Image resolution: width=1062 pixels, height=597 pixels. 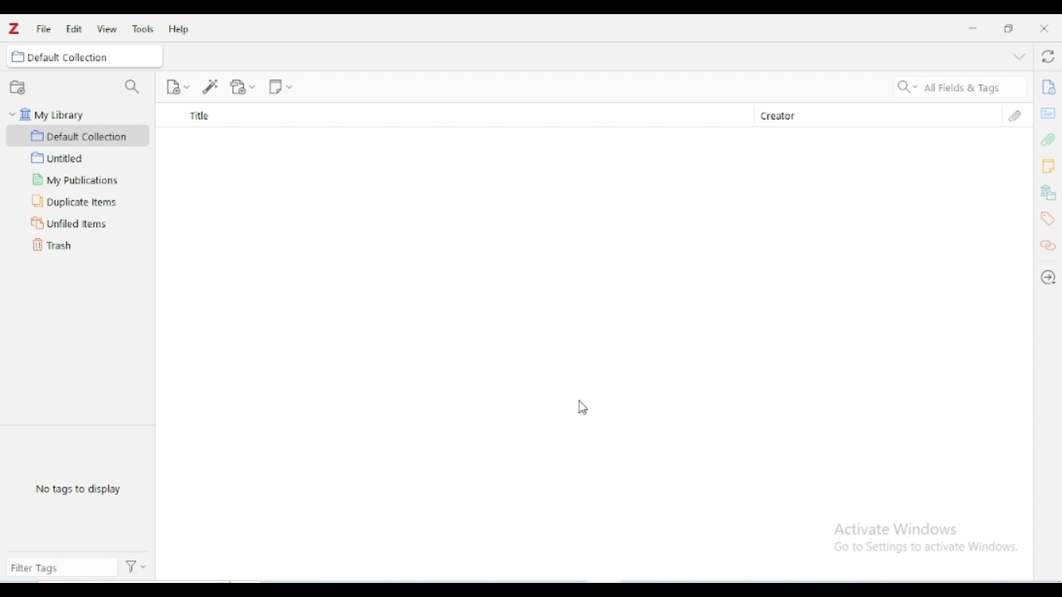 I want to click on view, so click(x=107, y=29).